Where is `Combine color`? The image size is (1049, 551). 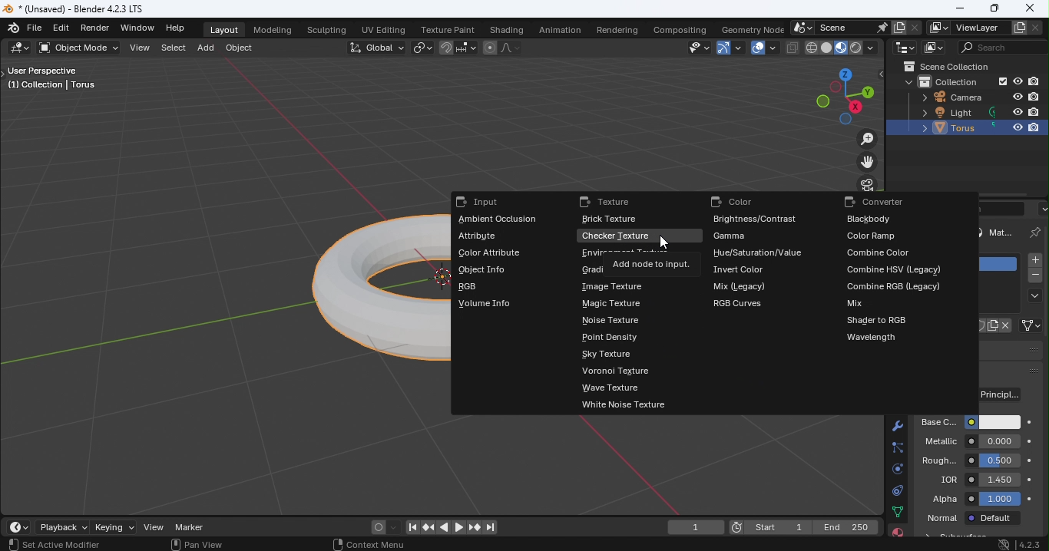
Combine color is located at coordinates (873, 252).